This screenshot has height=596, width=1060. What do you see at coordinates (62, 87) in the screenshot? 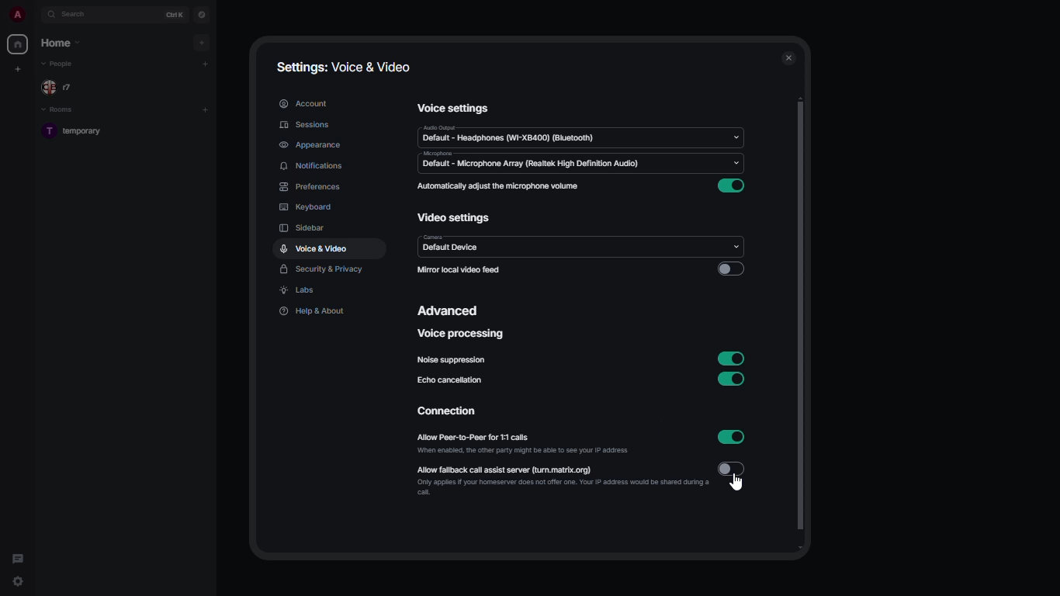
I see `people` at bounding box center [62, 87].